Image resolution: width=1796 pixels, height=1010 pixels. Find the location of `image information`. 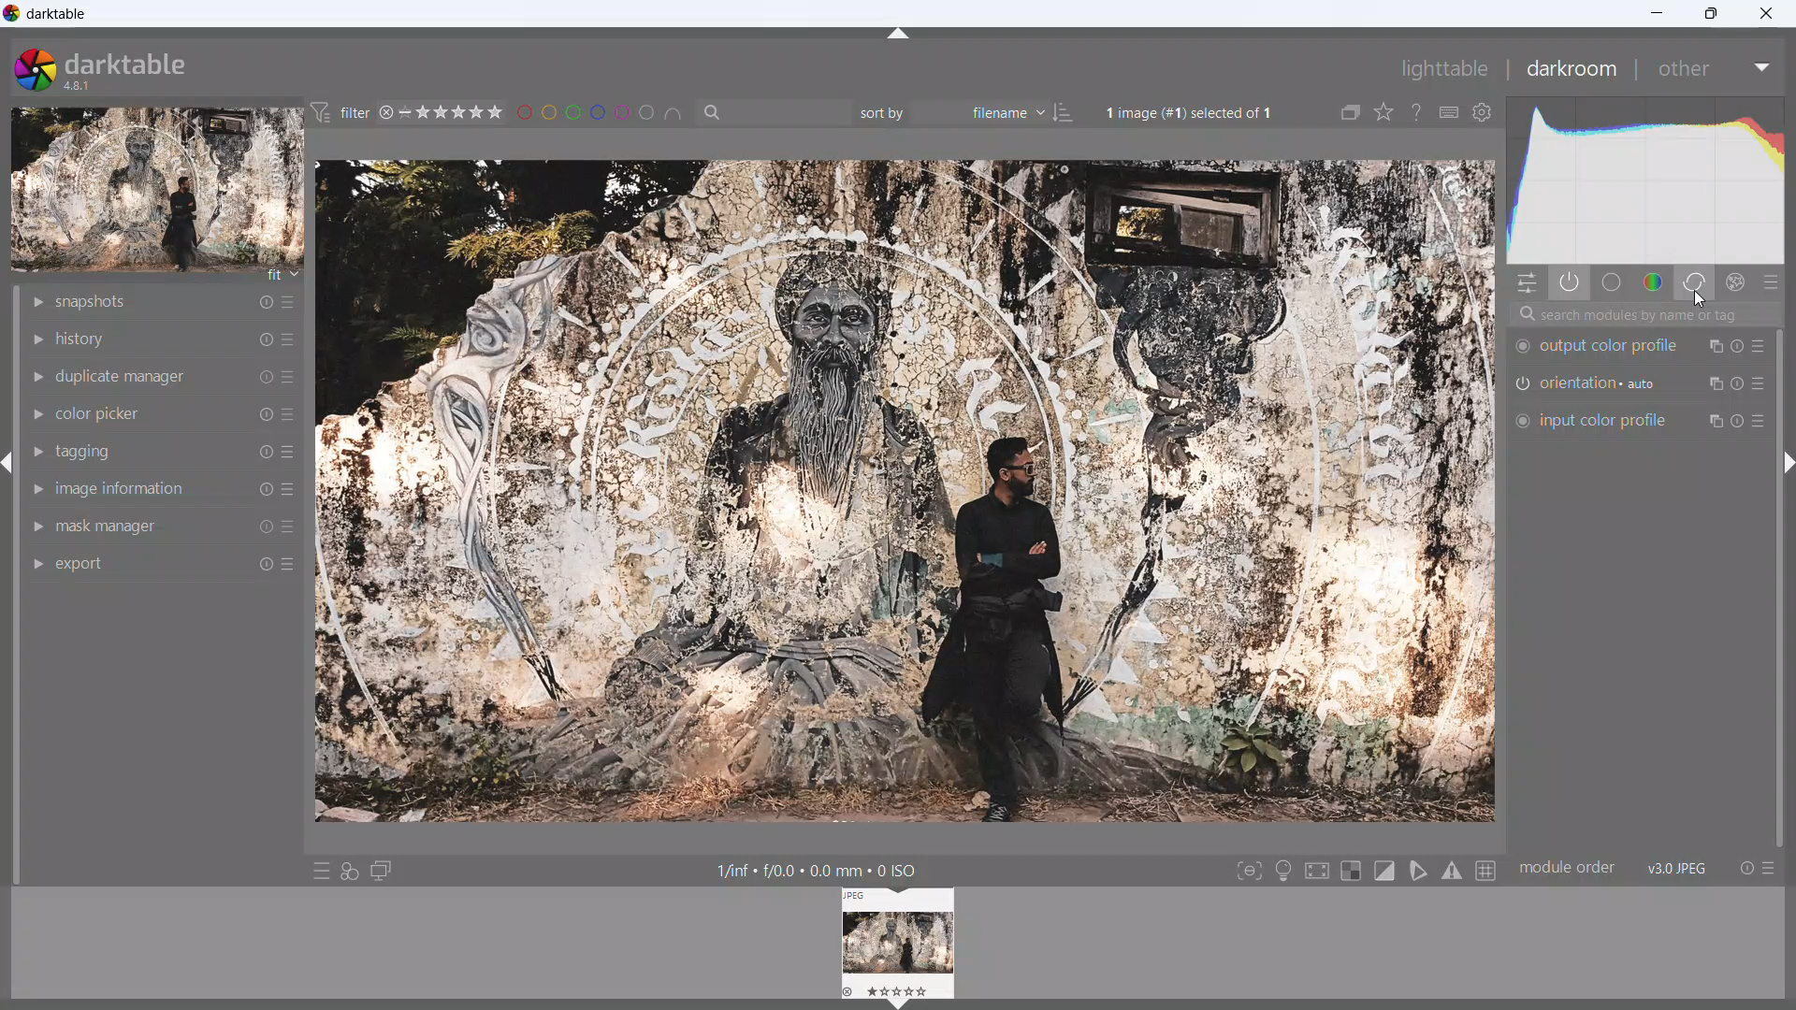

image information is located at coordinates (122, 488).